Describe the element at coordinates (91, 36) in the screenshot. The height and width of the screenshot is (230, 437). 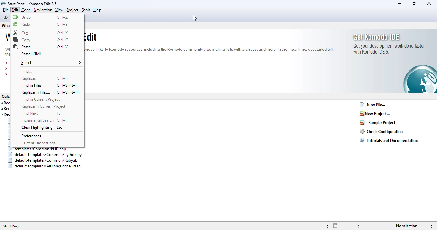
I see `text` at that location.